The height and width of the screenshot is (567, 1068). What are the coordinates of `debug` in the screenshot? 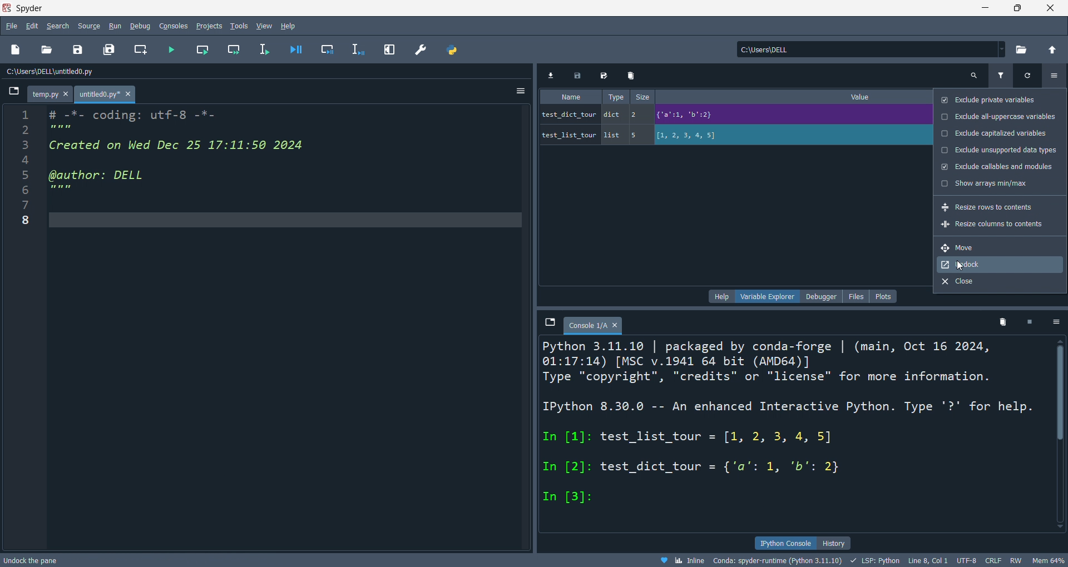 It's located at (140, 26).